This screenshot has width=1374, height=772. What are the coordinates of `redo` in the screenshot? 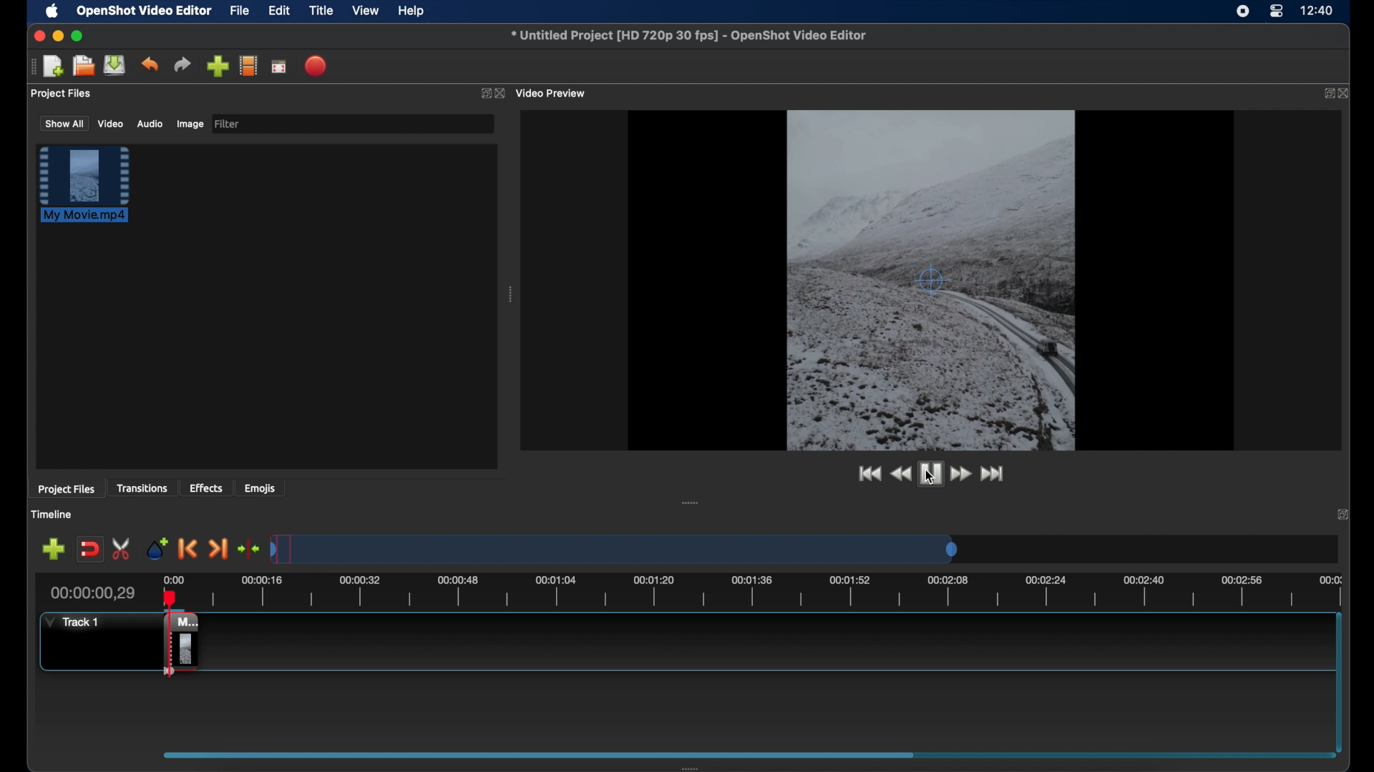 It's located at (182, 65).